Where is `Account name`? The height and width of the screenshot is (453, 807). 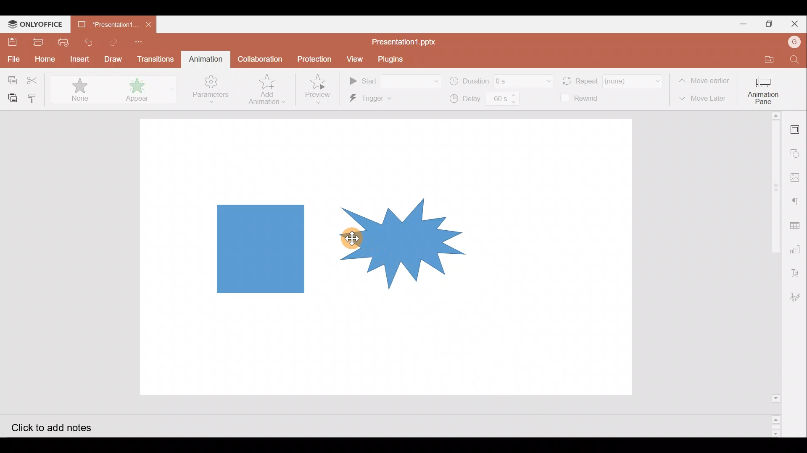 Account name is located at coordinates (791, 42).